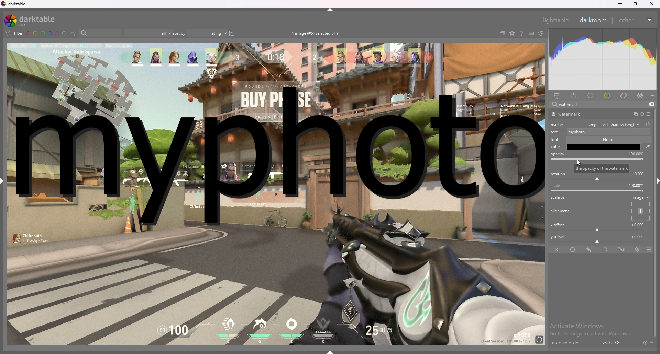  Describe the element at coordinates (275, 288) in the screenshot. I see `photo` at that location.